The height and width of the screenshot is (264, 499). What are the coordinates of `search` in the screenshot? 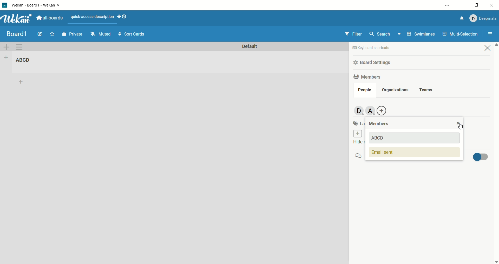 It's located at (386, 34).